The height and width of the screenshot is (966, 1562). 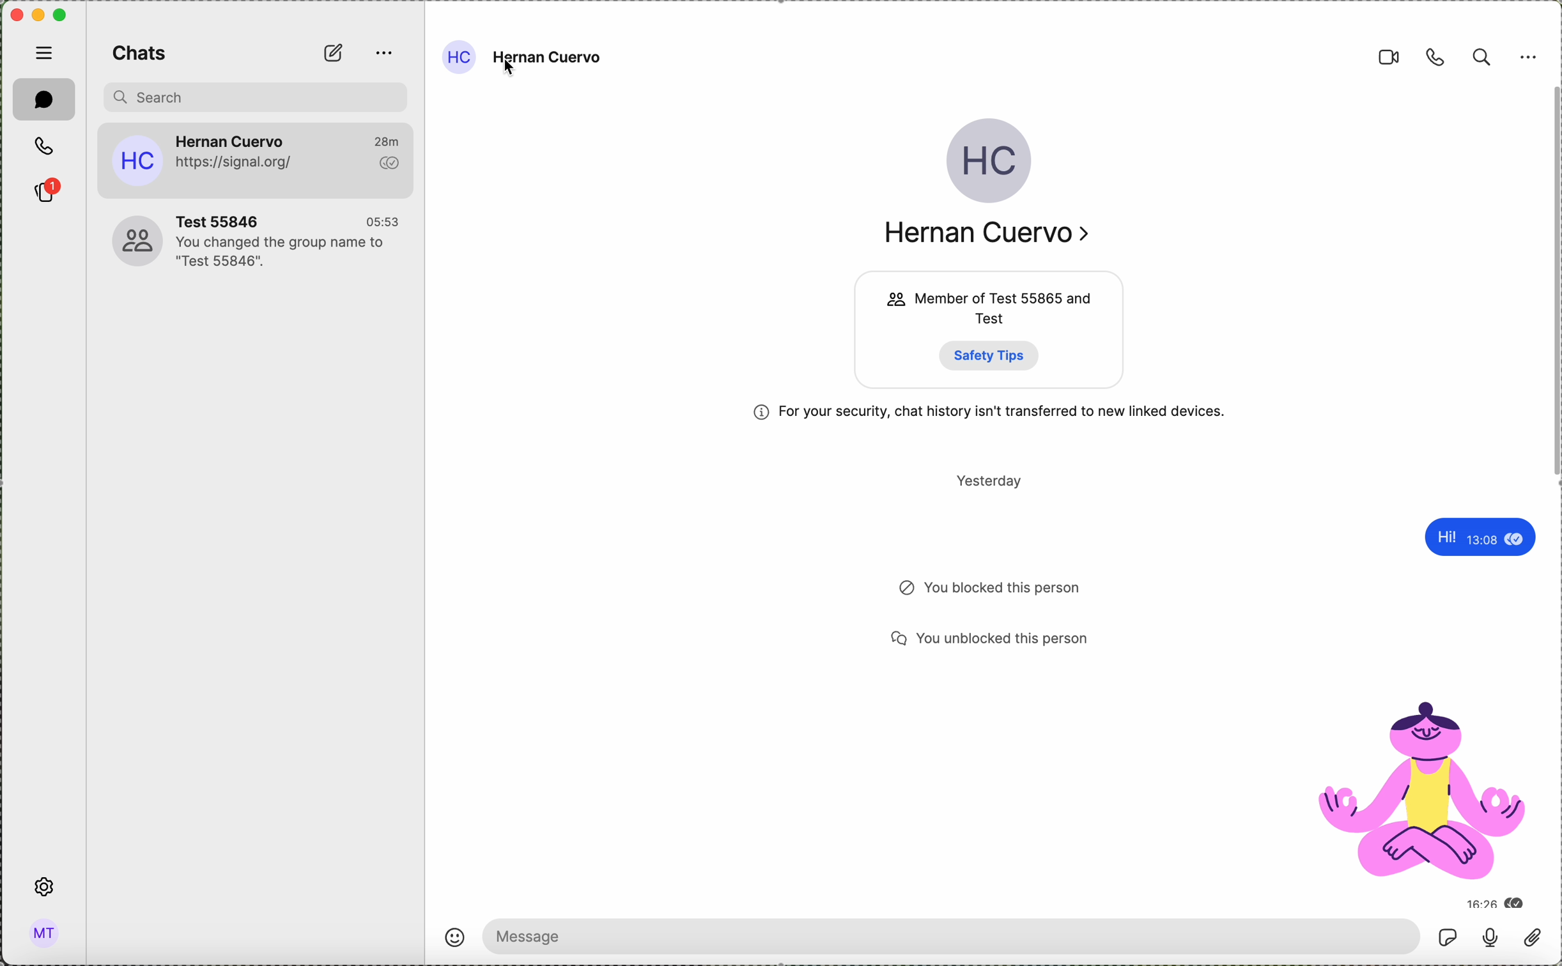 What do you see at coordinates (1004, 639) in the screenshot?
I see `) You unblocked this person` at bounding box center [1004, 639].